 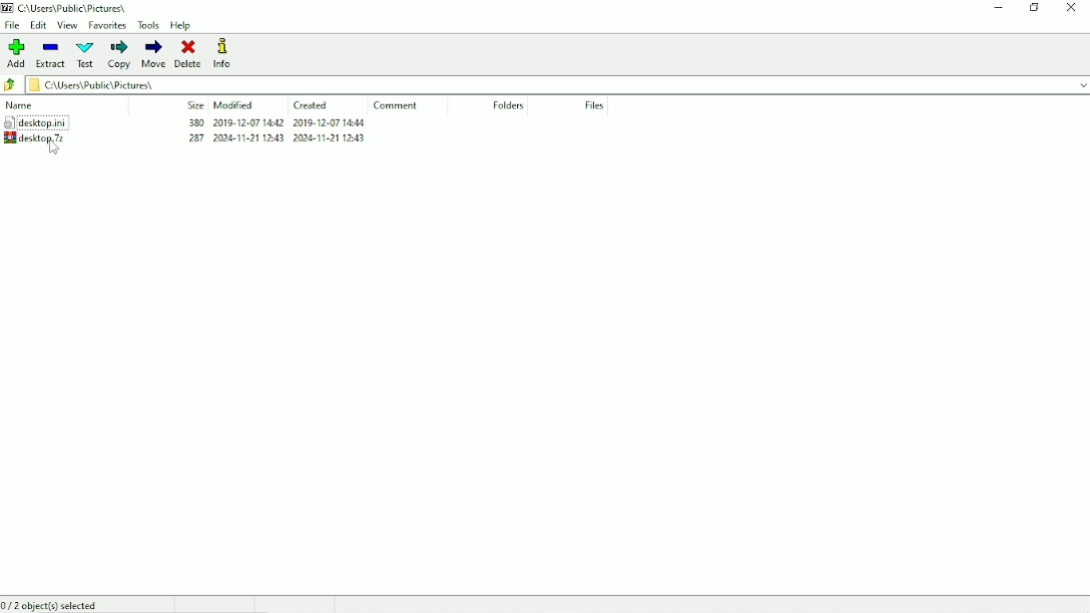 I want to click on Modified, so click(x=235, y=105).